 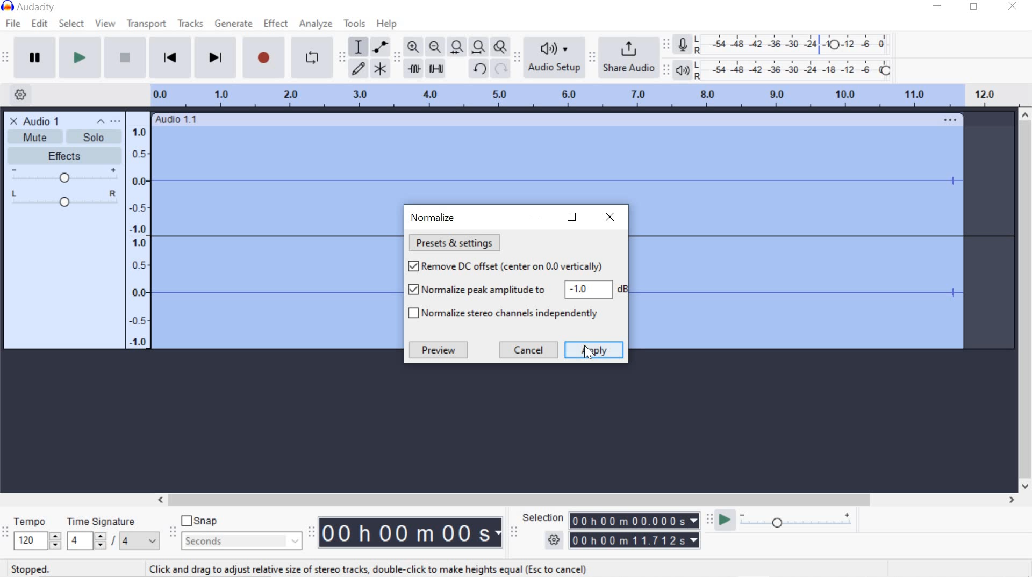 What do you see at coordinates (33, 120) in the screenshot?
I see `Audio 1` at bounding box center [33, 120].